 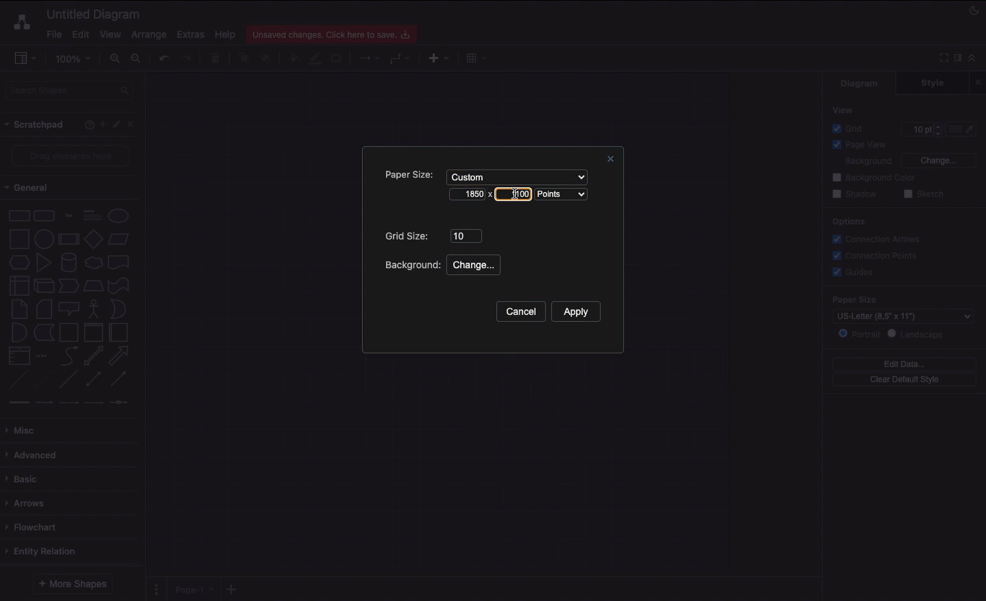 What do you see at coordinates (95, 401) in the screenshot?
I see `connector 4` at bounding box center [95, 401].